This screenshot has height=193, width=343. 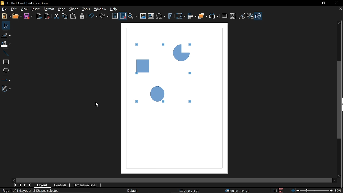 What do you see at coordinates (132, 191) in the screenshot?
I see `Slide master name` at bounding box center [132, 191].